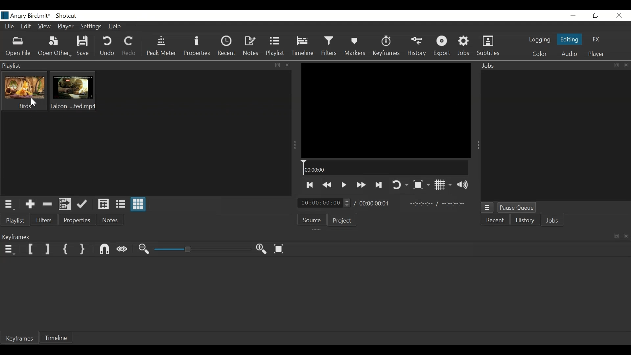 The image size is (631, 355). What do you see at coordinates (553, 220) in the screenshot?
I see `Jobs` at bounding box center [553, 220].